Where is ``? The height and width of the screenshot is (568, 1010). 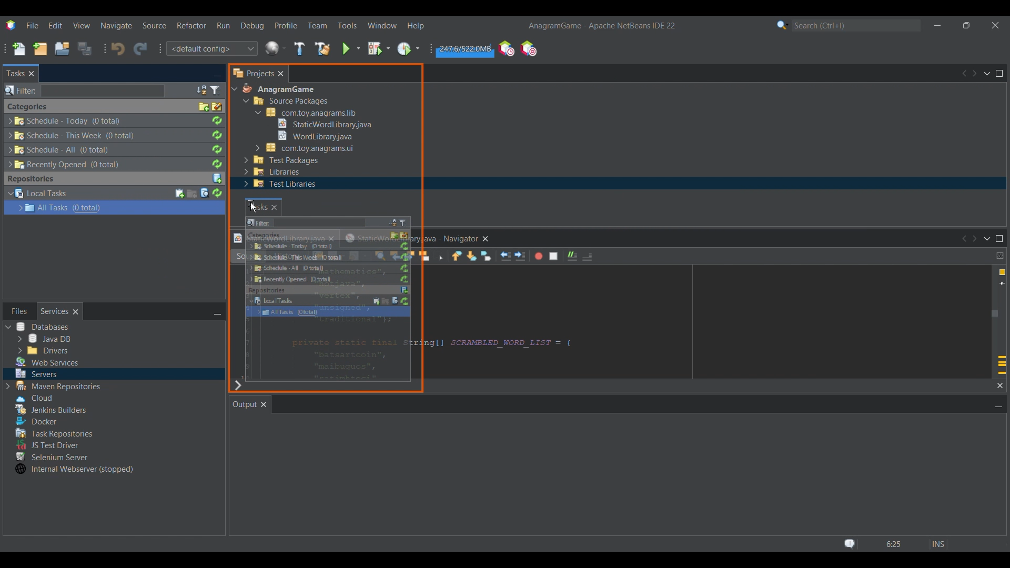  is located at coordinates (282, 160).